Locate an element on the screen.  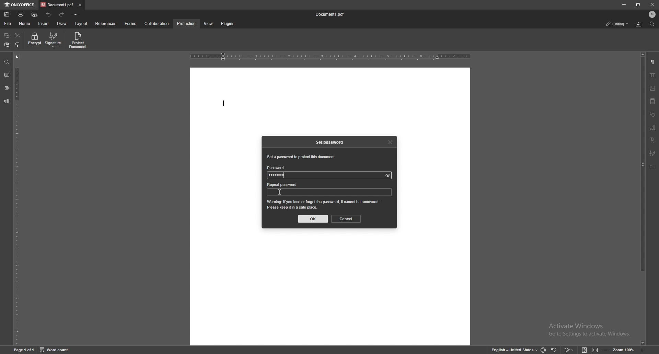
quick print is located at coordinates (35, 14).